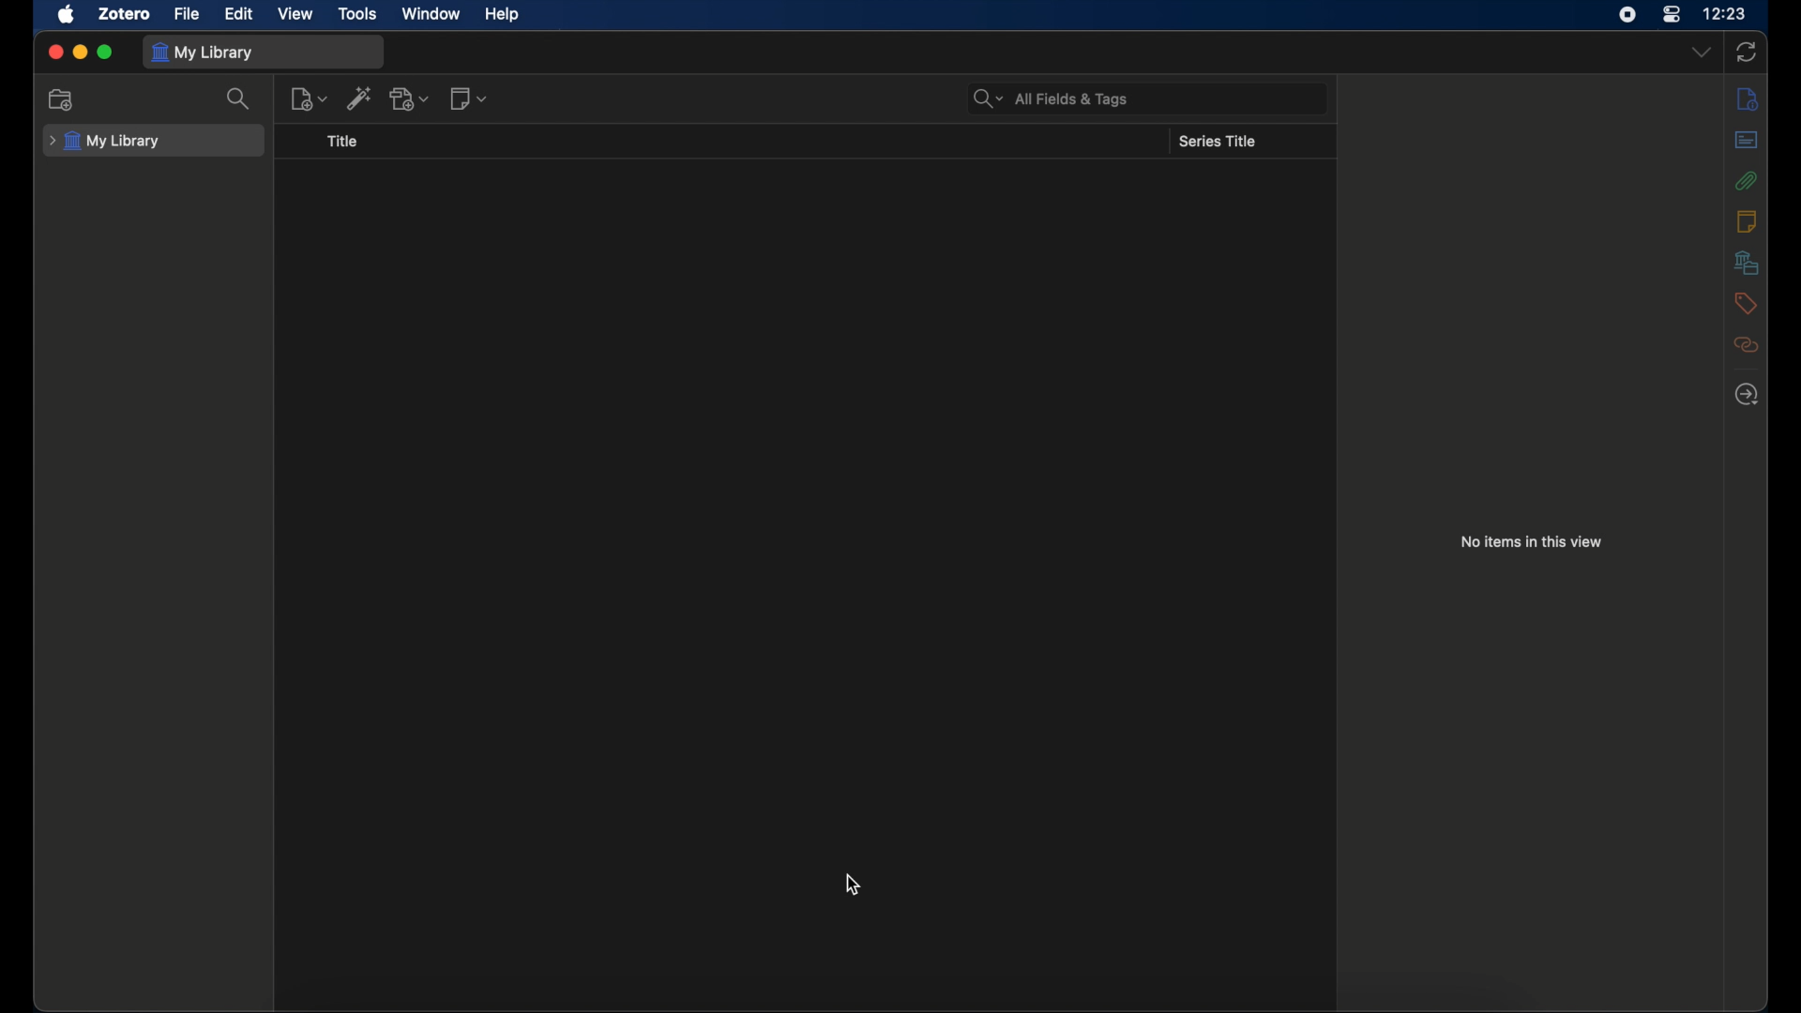  What do you see at coordinates (503, 14) in the screenshot?
I see `help` at bounding box center [503, 14].